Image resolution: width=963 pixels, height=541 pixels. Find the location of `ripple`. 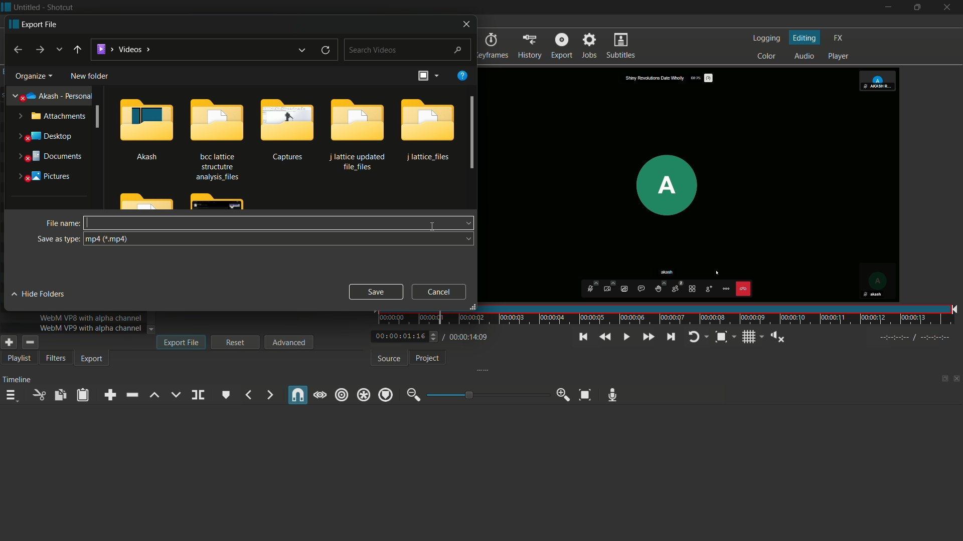

ripple is located at coordinates (343, 394).